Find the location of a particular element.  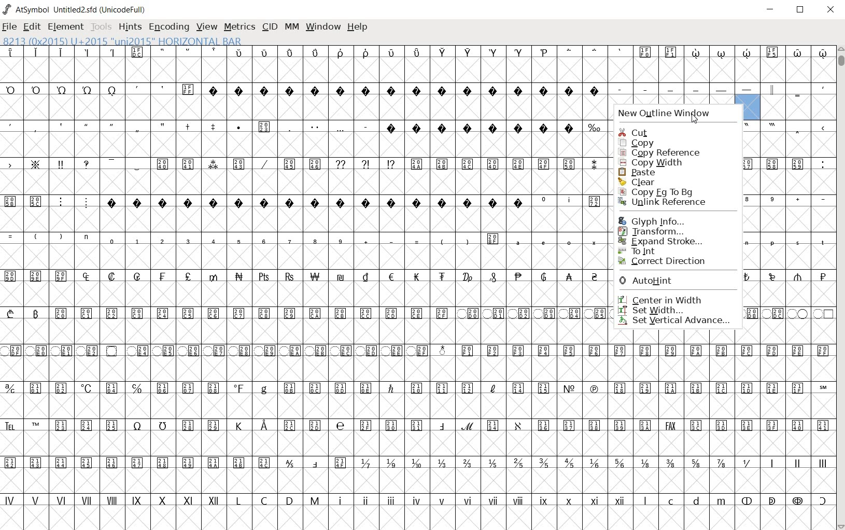

new outline window is located at coordinates (671, 116).